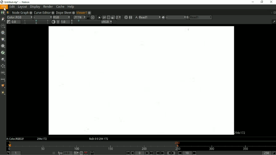 This screenshot has height=155, width=276. What do you see at coordinates (81, 12) in the screenshot?
I see `Viewer1` at bounding box center [81, 12].